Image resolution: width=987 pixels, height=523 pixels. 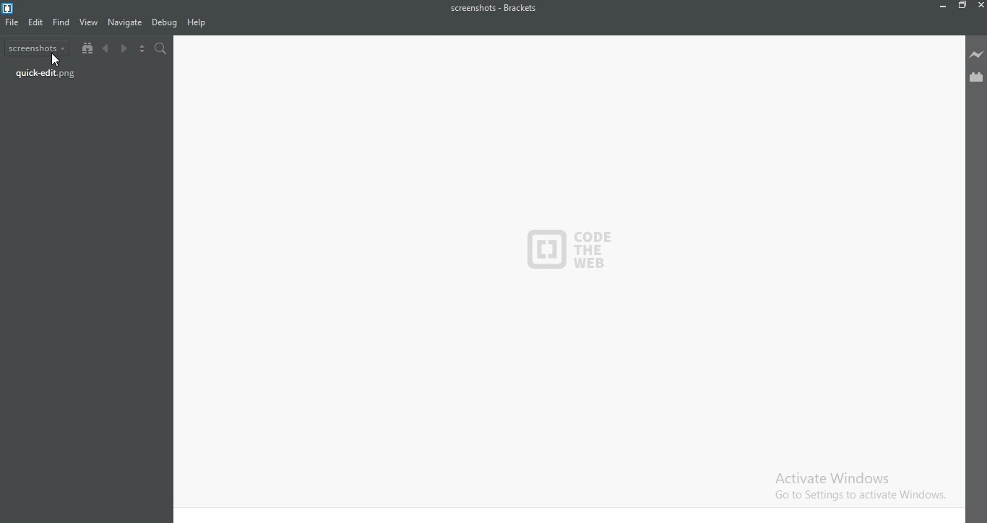 What do you see at coordinates (90, 22) in the screenshot?
I see `view` at bounding box center [90, 22].